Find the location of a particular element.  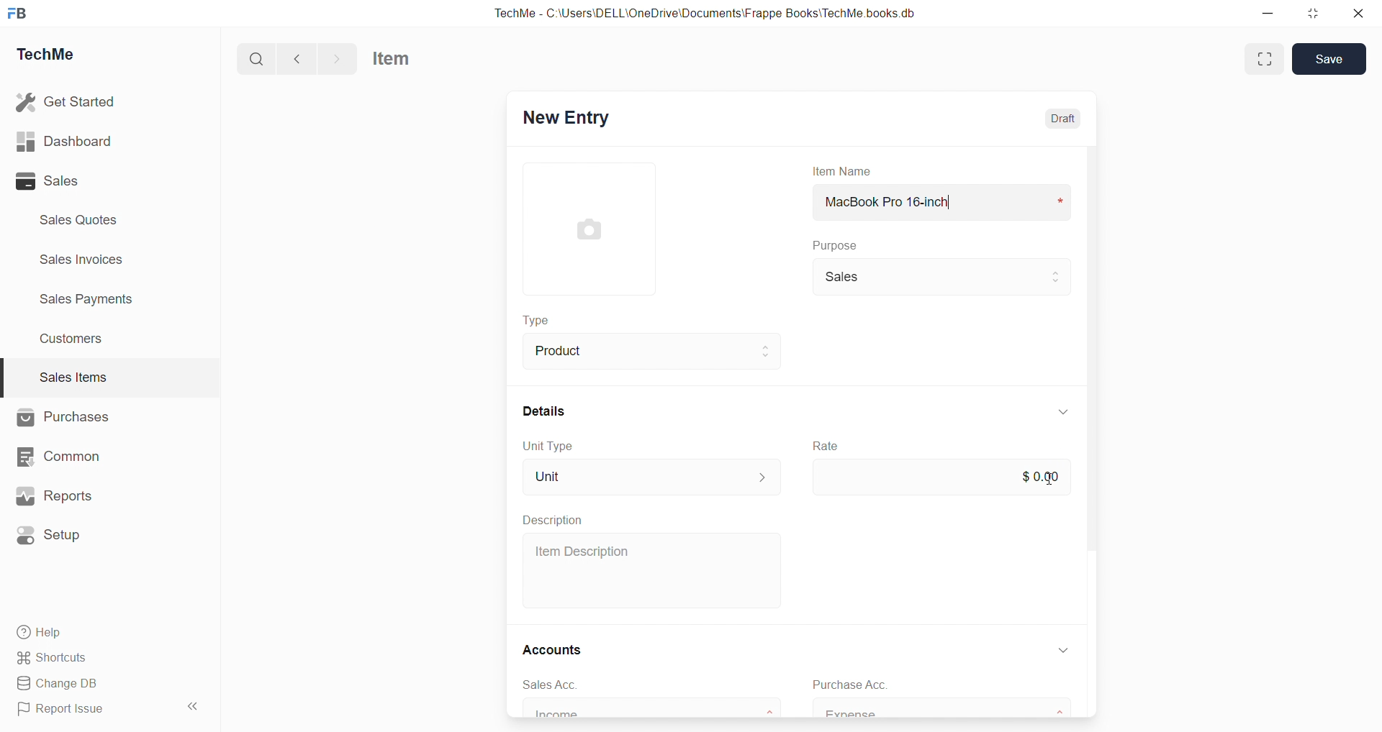

Common is located at coordinates (62, 457).